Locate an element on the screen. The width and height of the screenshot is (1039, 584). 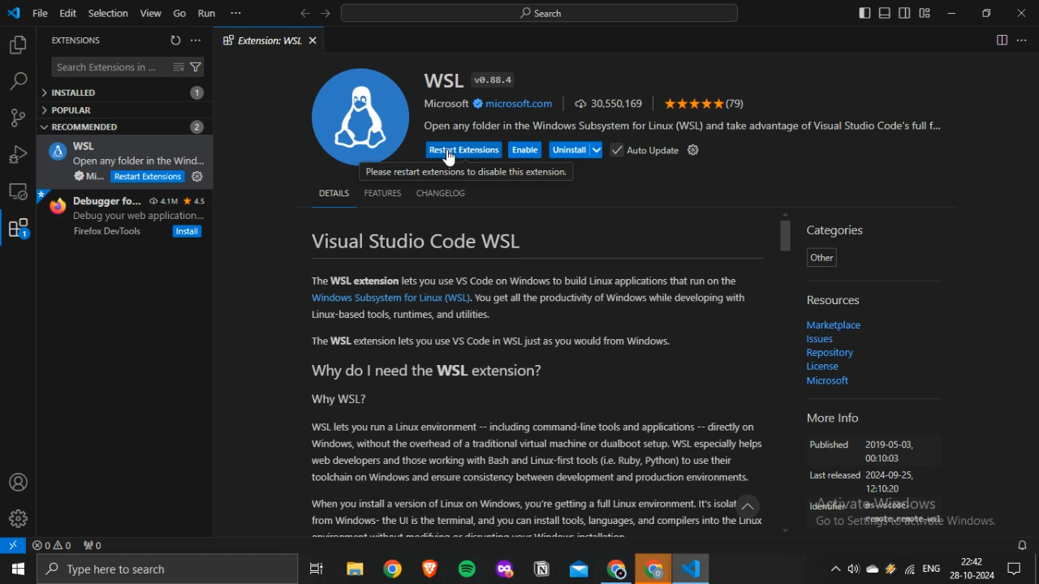
INSTALLED is located at coordinates (123, 92).